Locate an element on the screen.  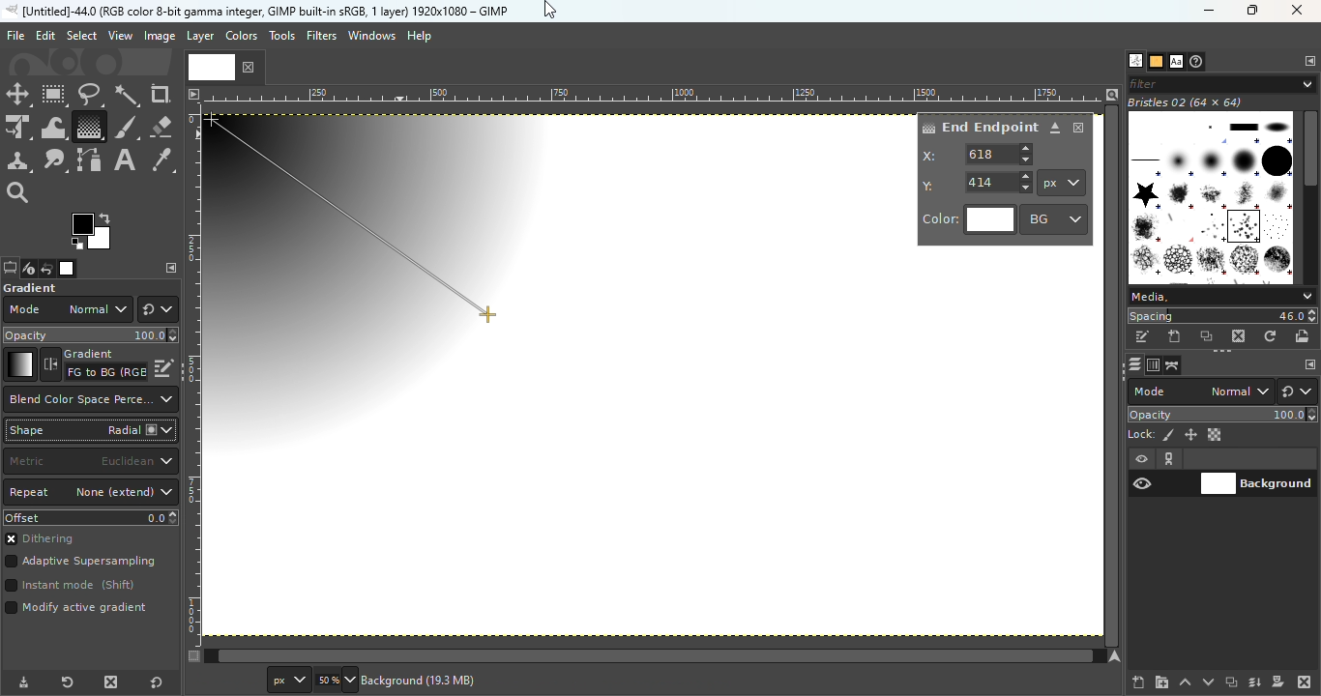
The active background color is located at coordinates (95, 232).